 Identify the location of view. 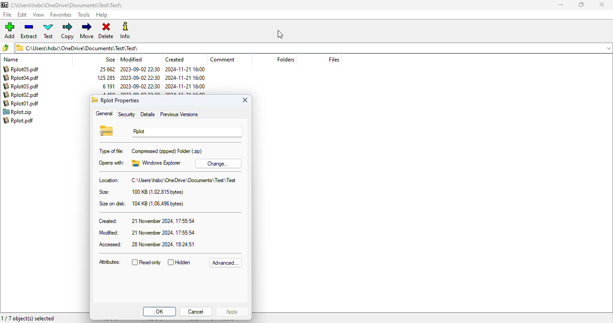
(38, 15).